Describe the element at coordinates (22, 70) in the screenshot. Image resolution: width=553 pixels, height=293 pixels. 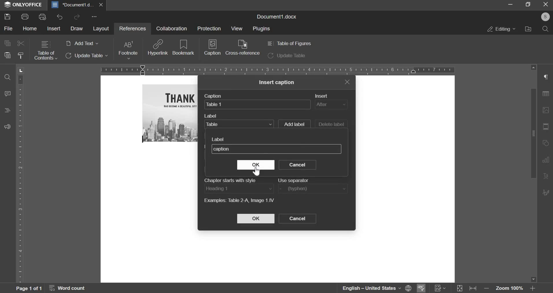
I see `L` at that location.